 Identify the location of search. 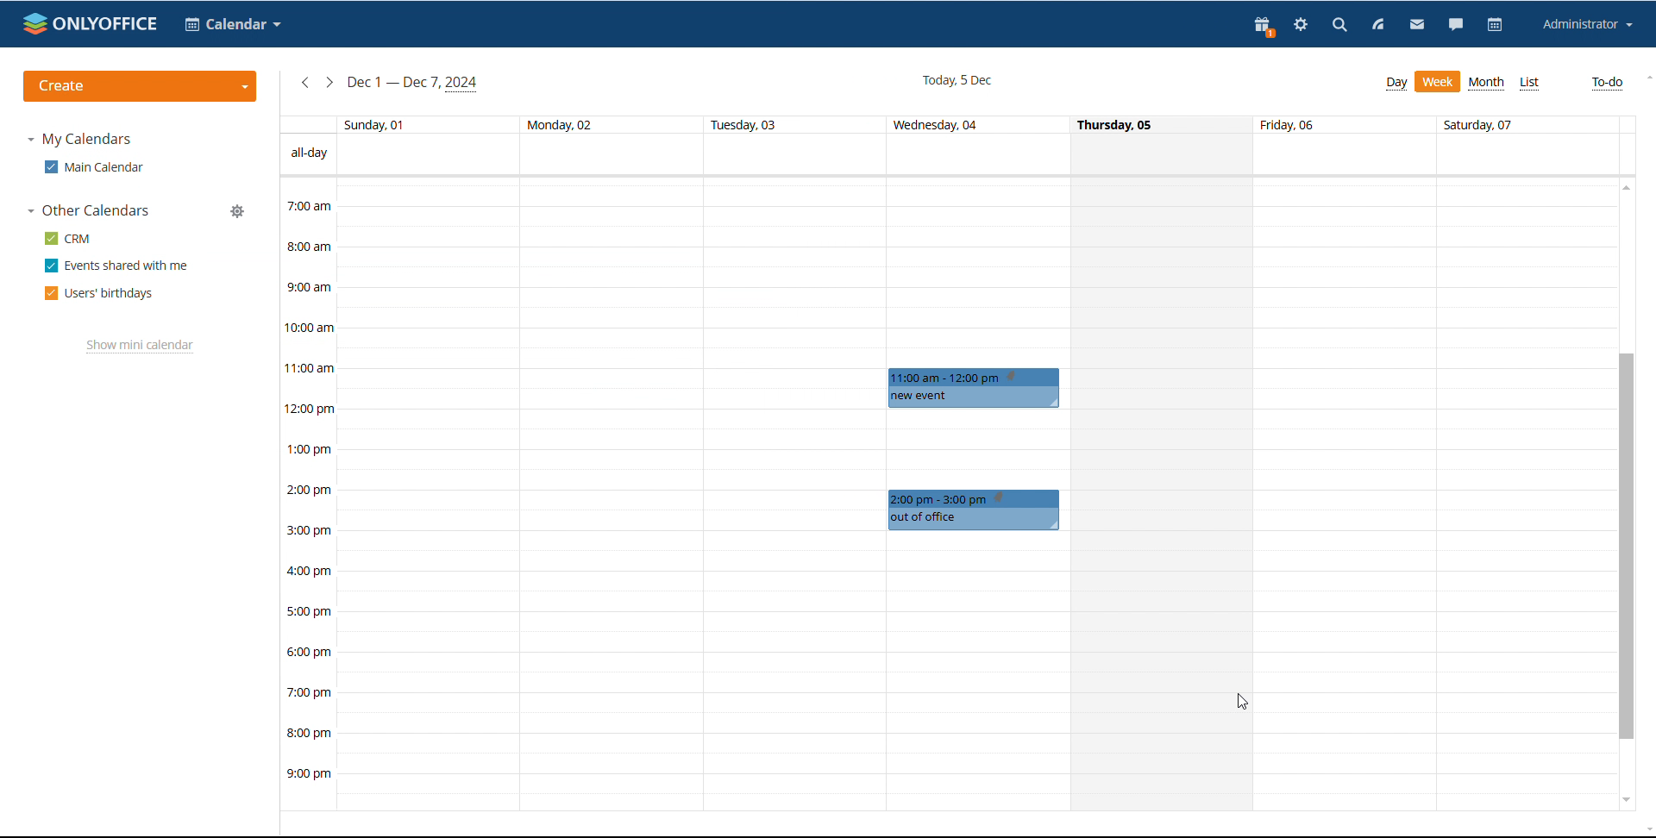
(1338, 26).